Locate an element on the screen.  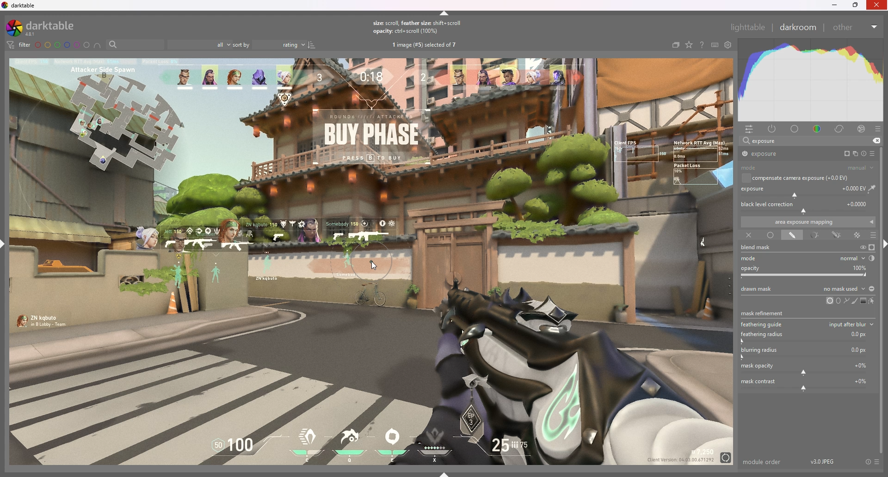
show is located at coordinates (444, 474).